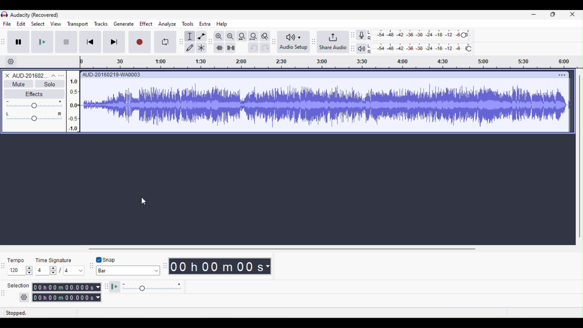 This screenshot has width=583, height=328. Describe the element at coordinates (43, 42) in the screenshot. I see `play` at that location.